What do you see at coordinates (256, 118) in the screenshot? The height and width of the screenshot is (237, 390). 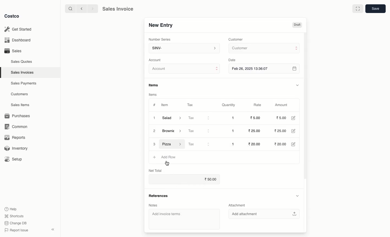 I see `5.00` at bounding box center [256, 118].